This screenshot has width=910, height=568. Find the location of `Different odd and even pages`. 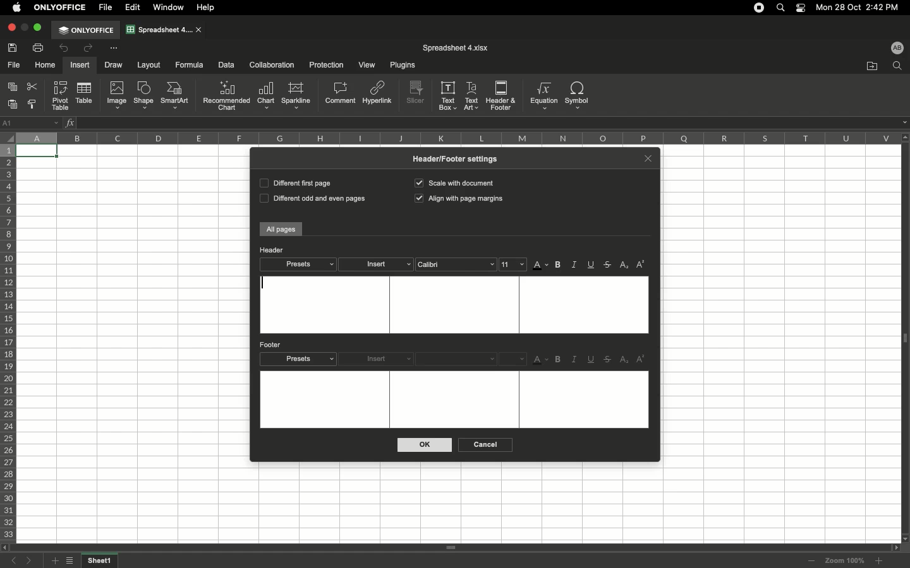

Different odd and even pages is located at coordinates (310, 199).